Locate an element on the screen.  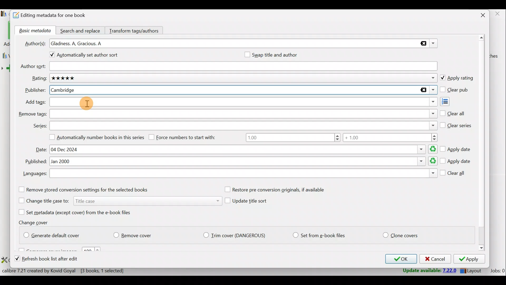
Editing metadata for one book is located at coordinates (56, 16).